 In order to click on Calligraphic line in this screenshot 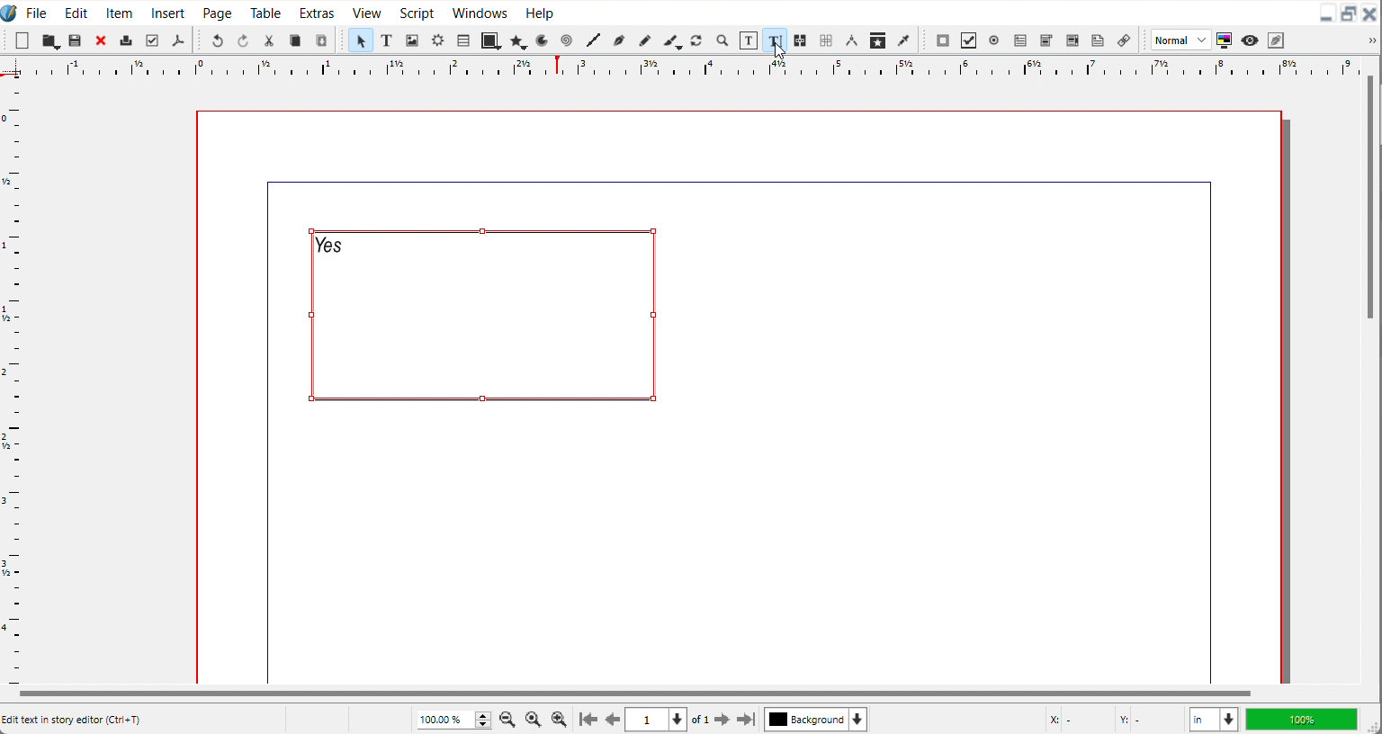, I will do `click(672, 41)`.